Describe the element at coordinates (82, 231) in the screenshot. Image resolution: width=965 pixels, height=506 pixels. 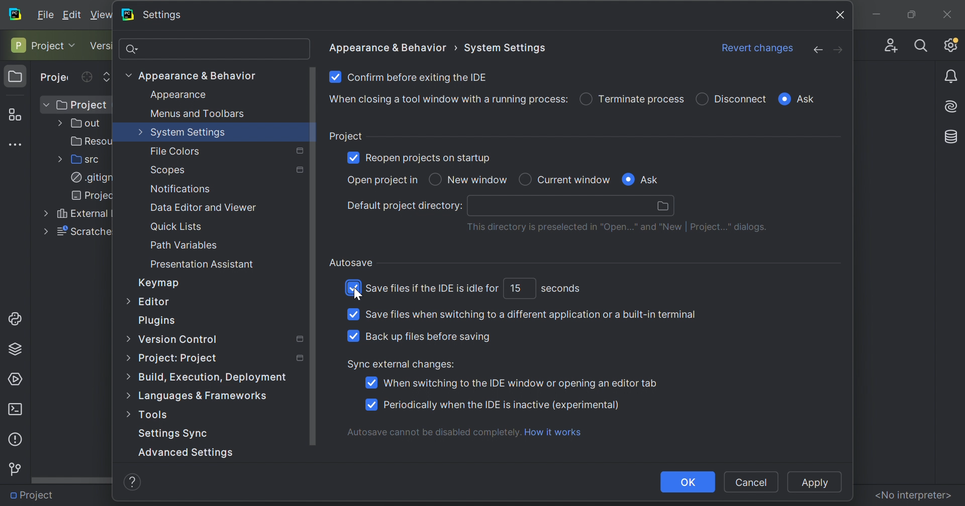
I see `Scratches and Consoles` at that location.